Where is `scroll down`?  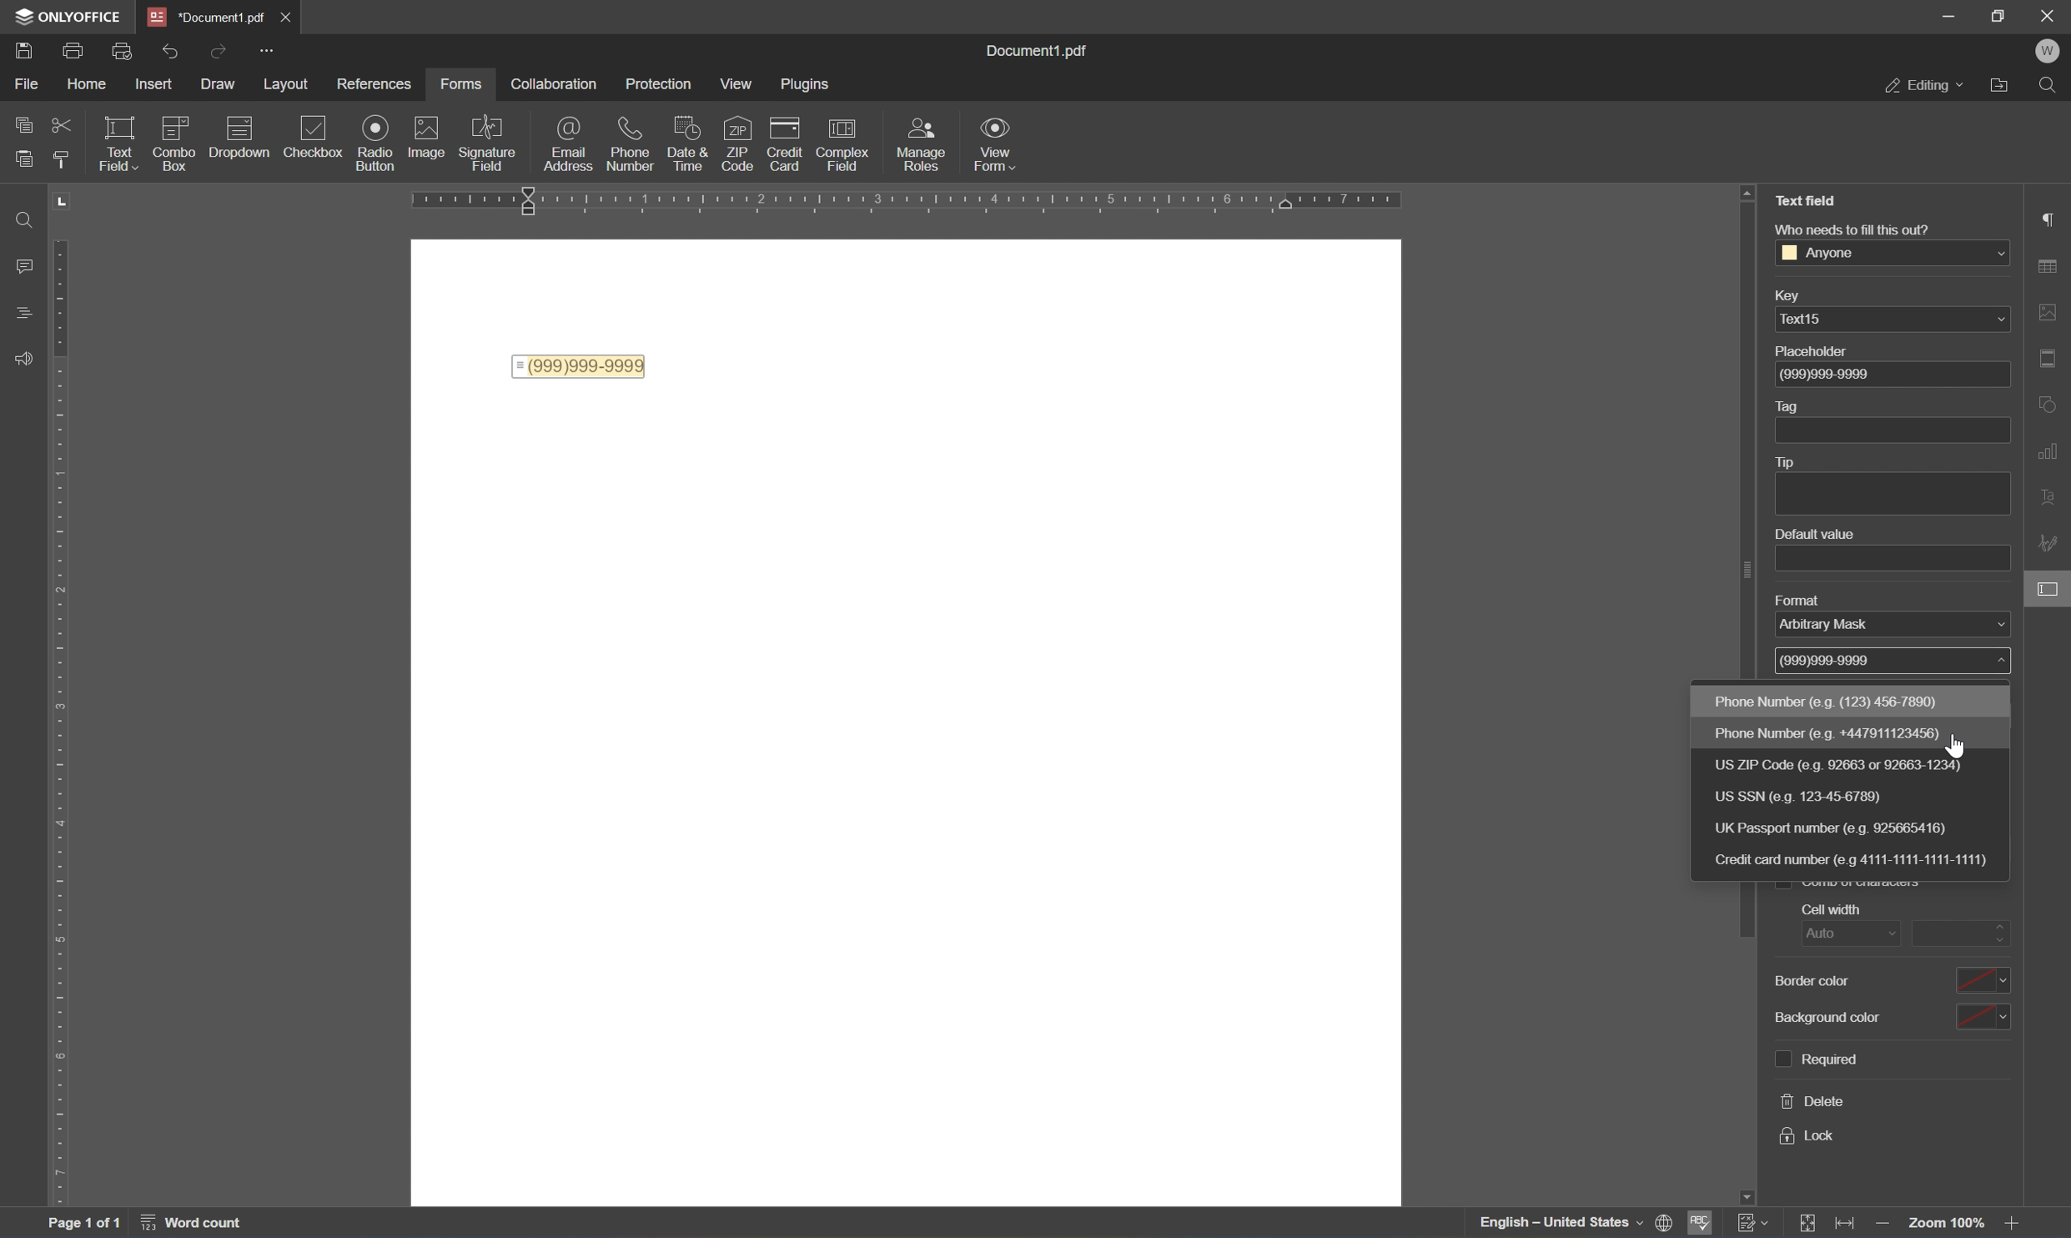
scroll down is located at coordinates (2022, 1203).